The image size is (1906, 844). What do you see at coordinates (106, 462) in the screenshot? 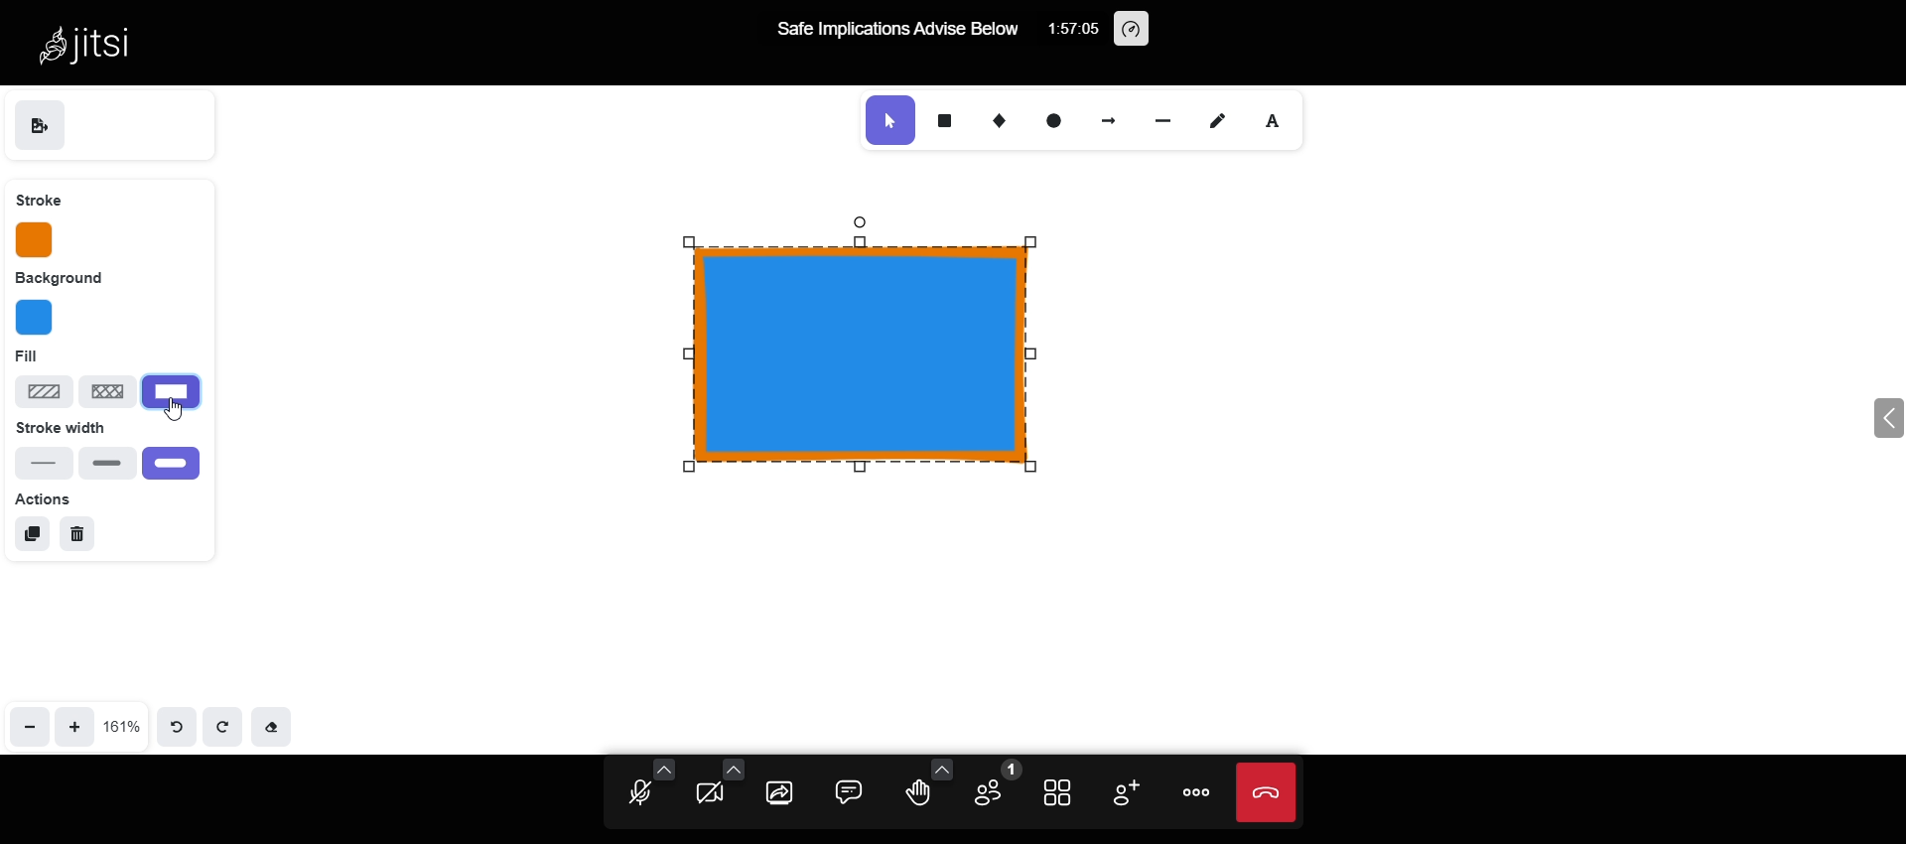
I see `bold` at bounding box center [106, 462].